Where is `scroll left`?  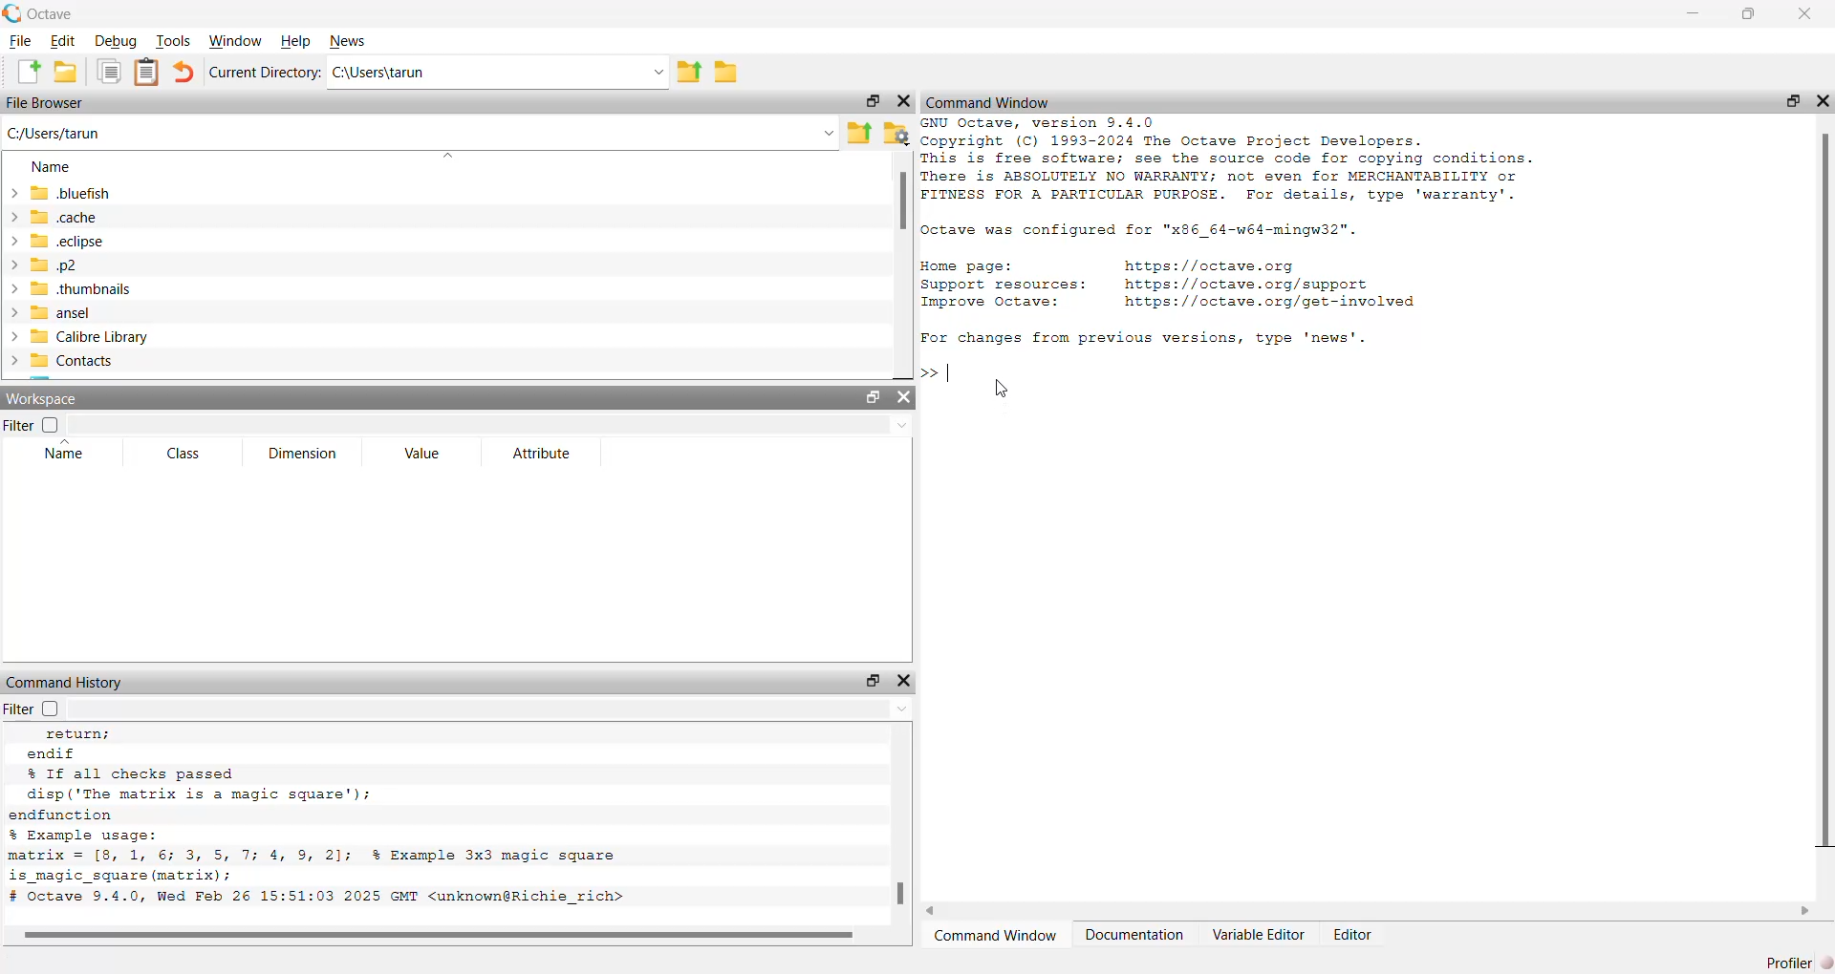
scroll left is located at coordinates (932, 911).